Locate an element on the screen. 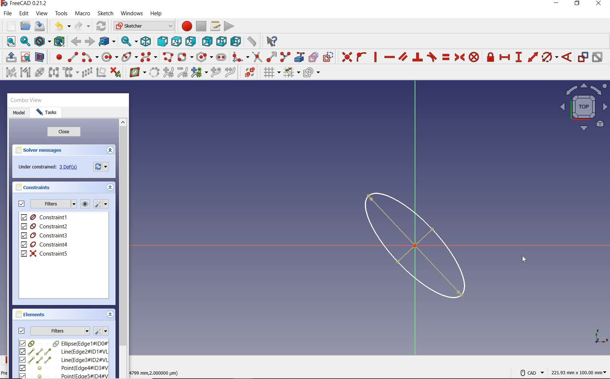 The height and width of the screenshot is (379, 610). element4 is located at coordinates (64, 368).